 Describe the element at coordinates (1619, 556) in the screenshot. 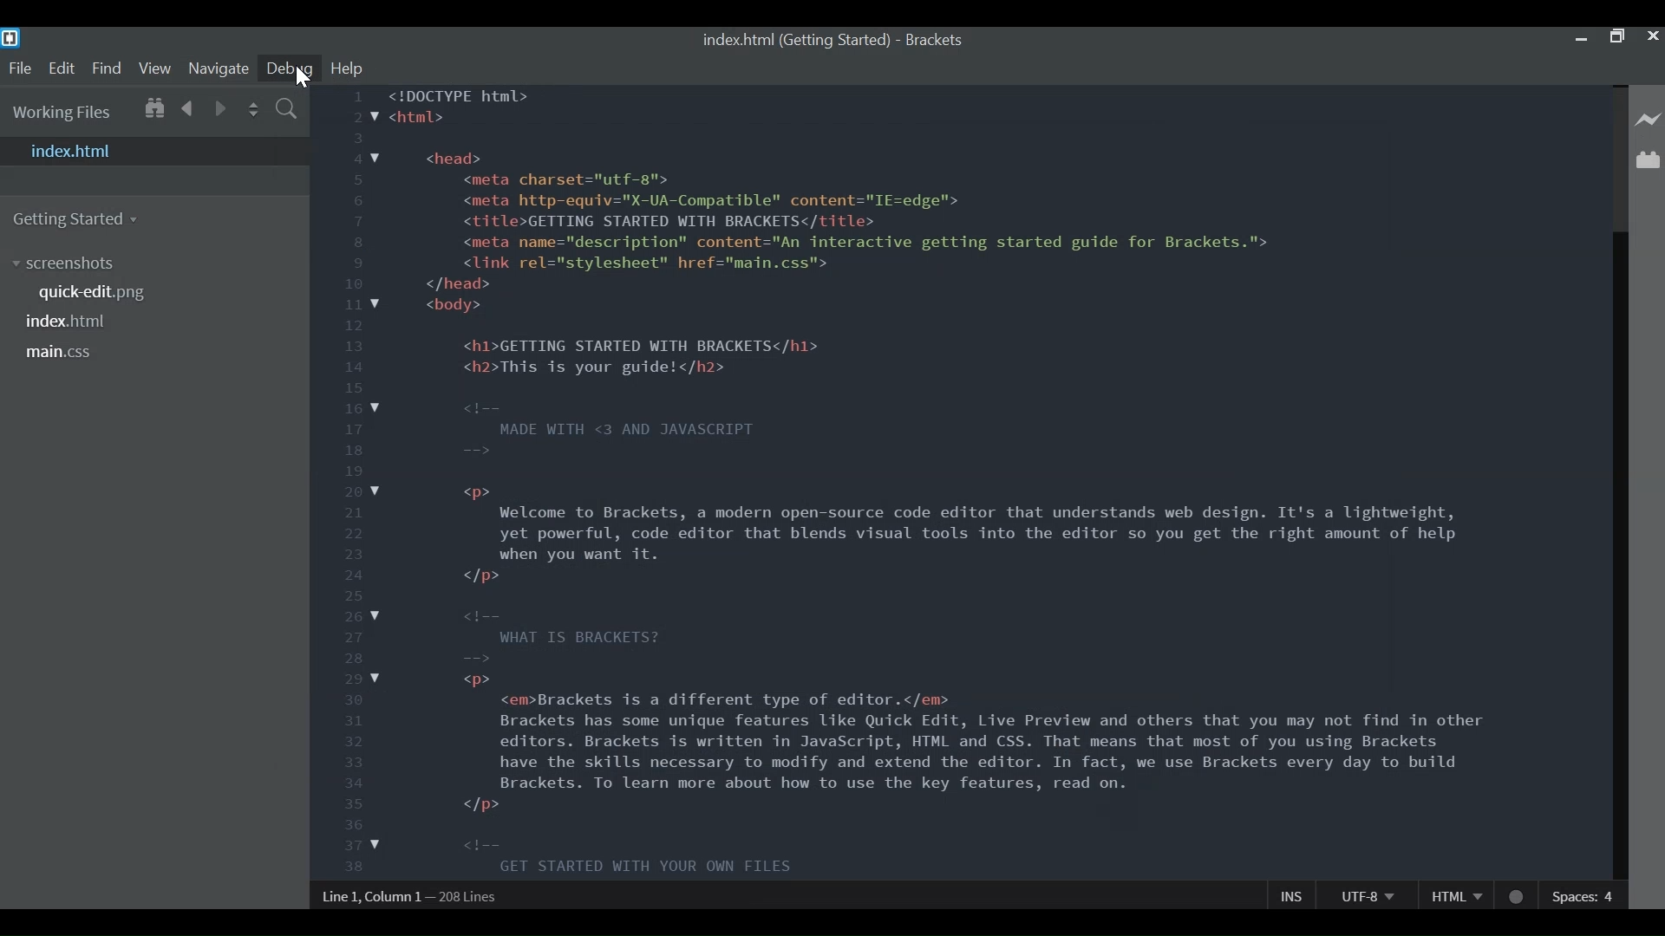

I see `Vertical Scroll bar` at that location.